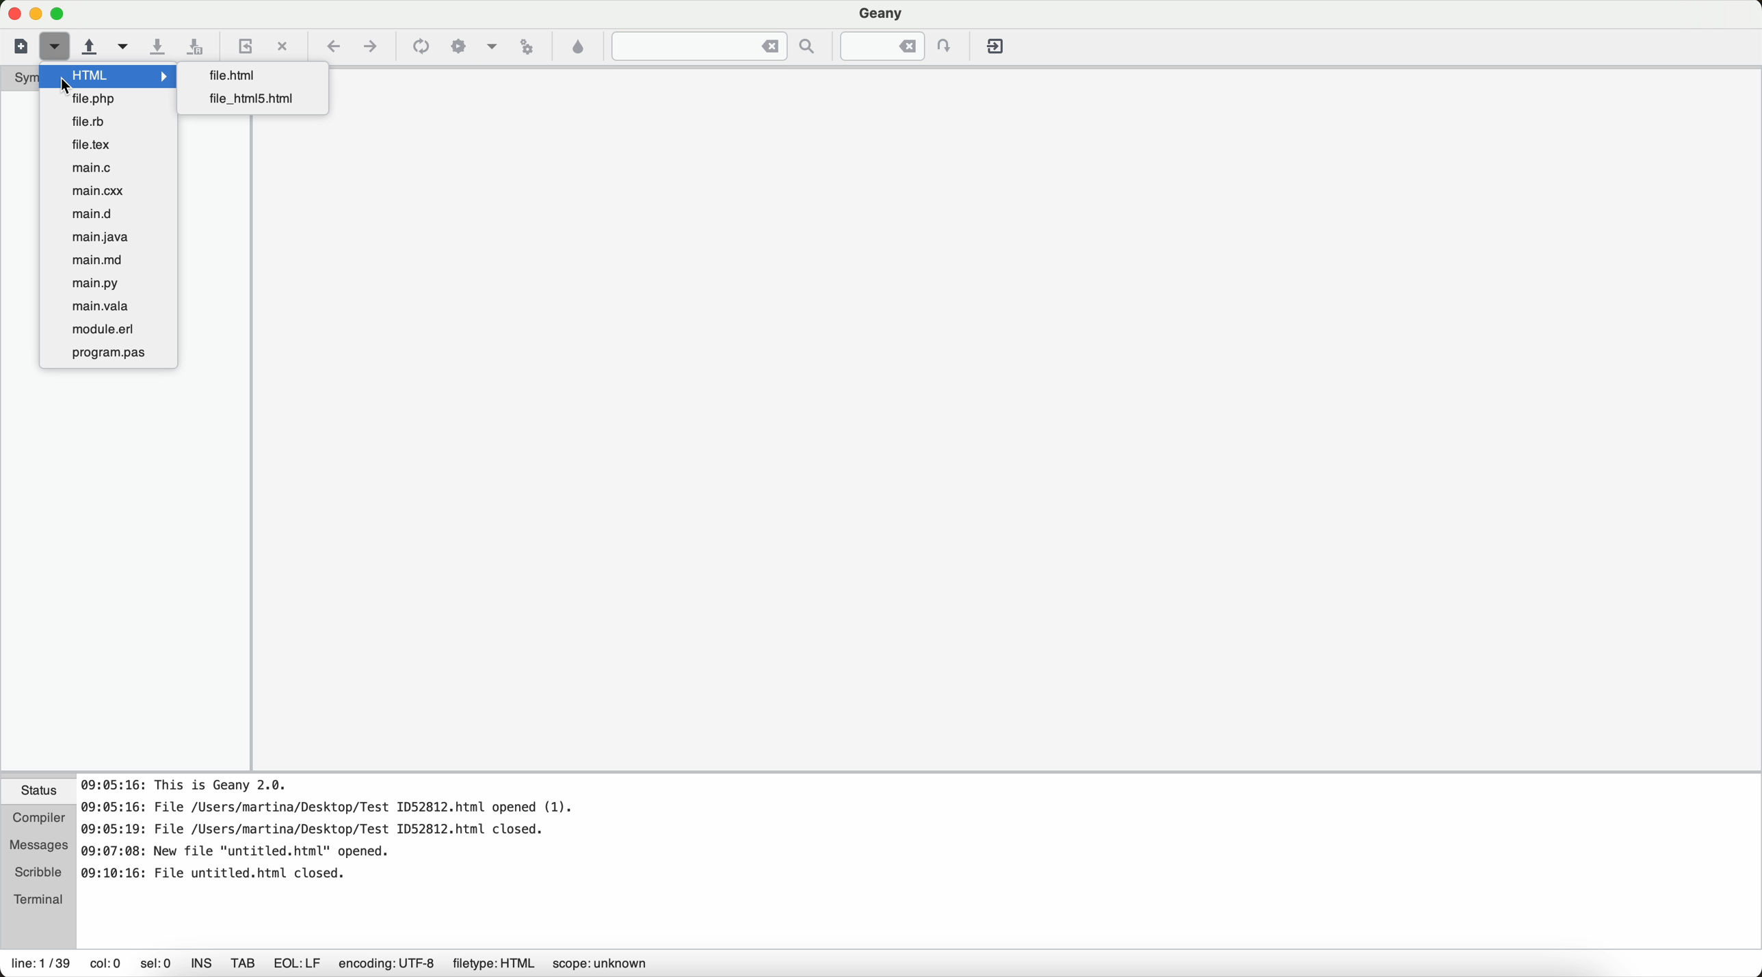 The width and height of the screenshot is (1762, 977). What do you see at coordinates (109, 189) in the screenshot?
I see `main.cxx` at bounding box center [109, 189].